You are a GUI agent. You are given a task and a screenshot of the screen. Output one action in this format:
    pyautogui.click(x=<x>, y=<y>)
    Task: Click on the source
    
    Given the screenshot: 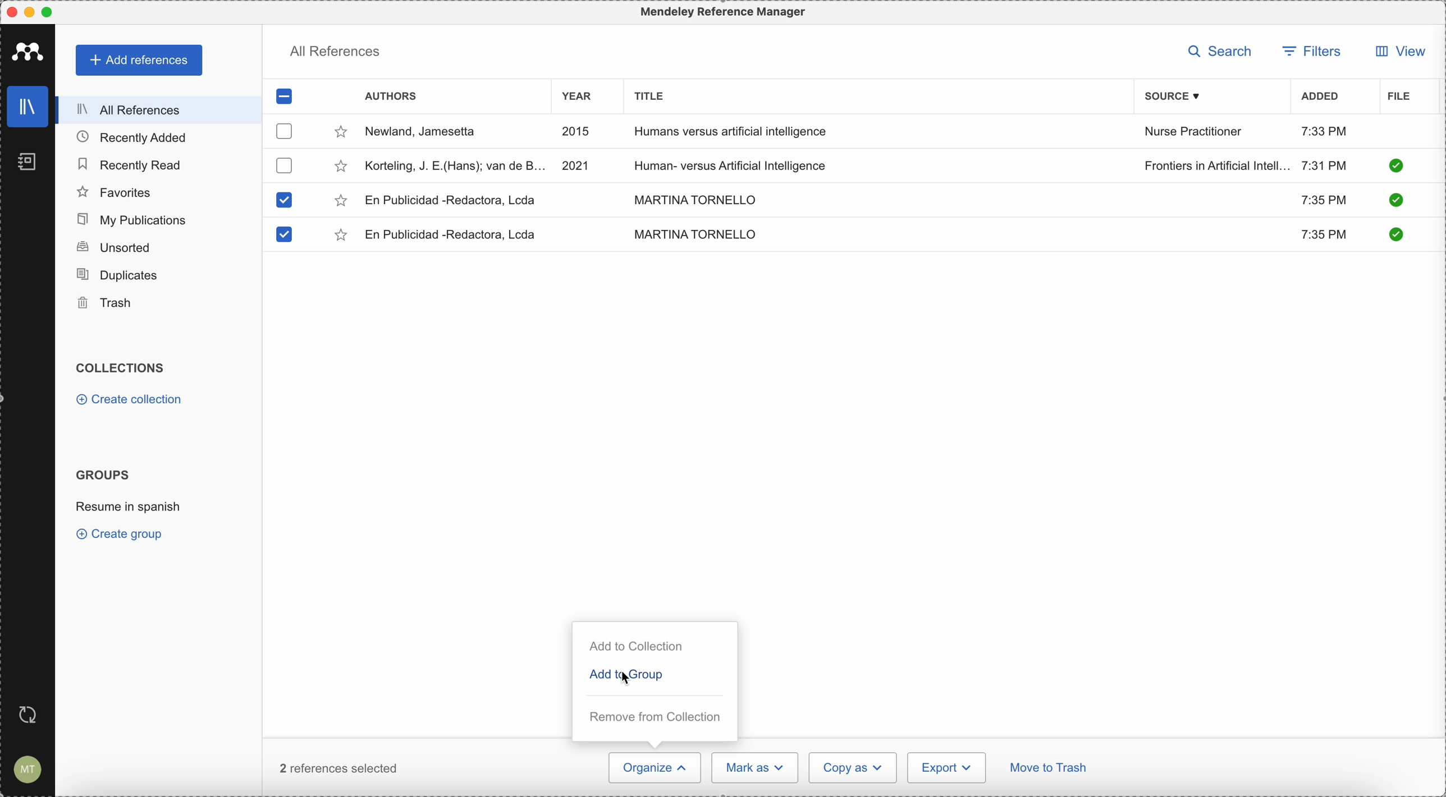 What is the action you would take?
    pyautogui.click(x=1180, y=96)
    